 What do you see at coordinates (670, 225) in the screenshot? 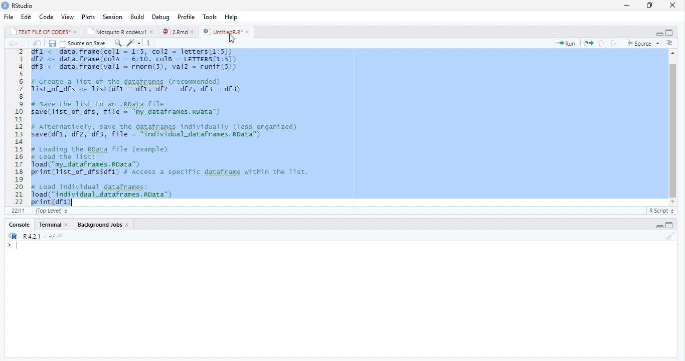
I see `Full Height` at bounding box center [670, 225].